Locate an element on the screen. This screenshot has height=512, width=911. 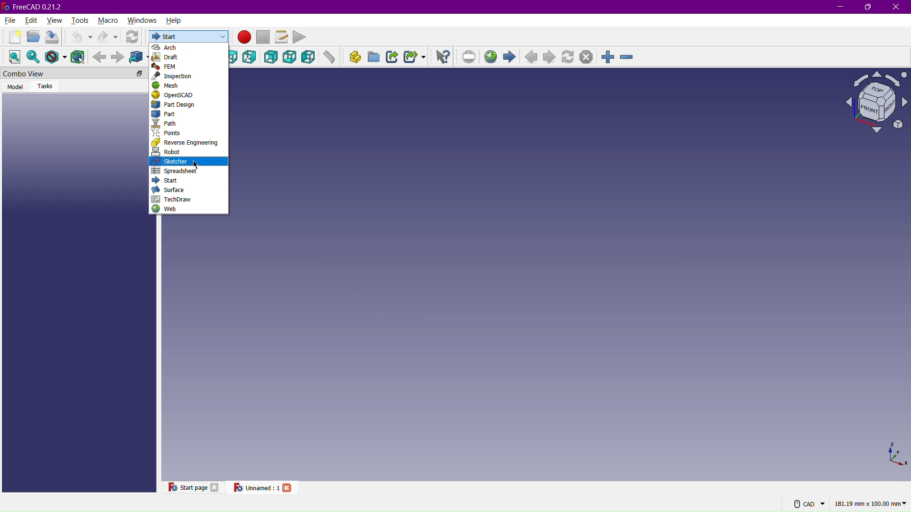
Arch is located at coordinates (167, 48).